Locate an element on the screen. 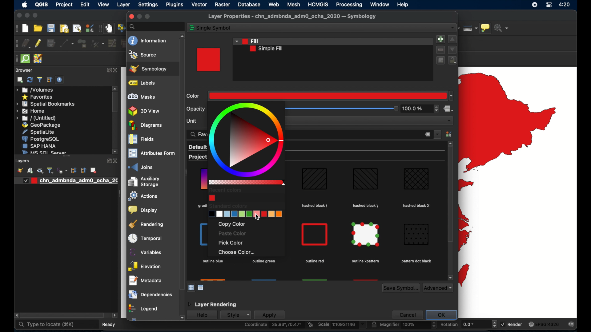  metadata is located at coordinates (146, 280).